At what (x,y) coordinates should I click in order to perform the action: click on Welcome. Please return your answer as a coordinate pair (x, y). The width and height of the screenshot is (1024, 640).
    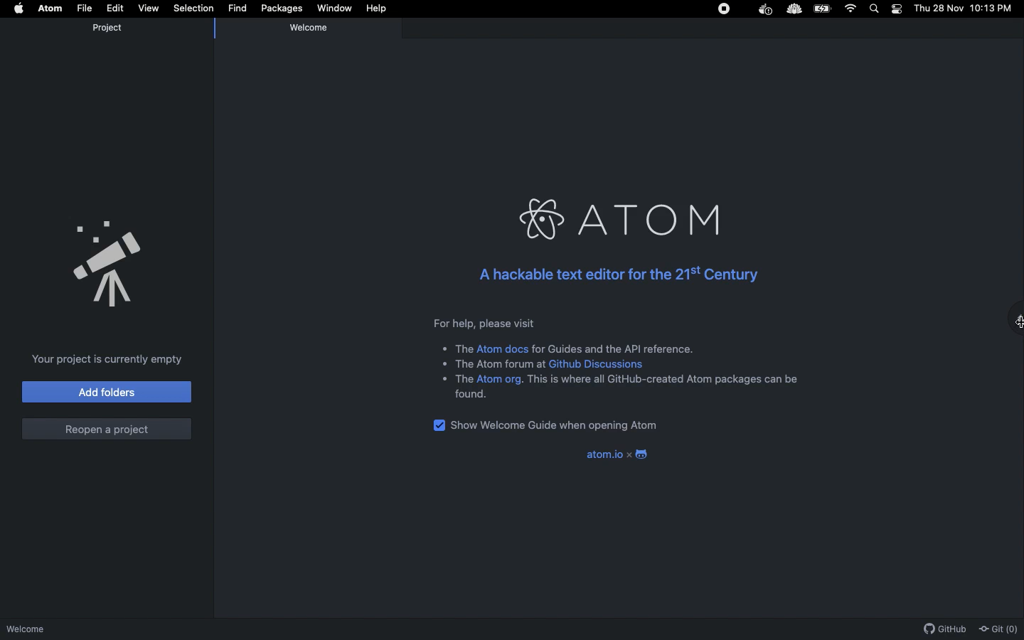
    Looking at the image, I should click on (67, 629).